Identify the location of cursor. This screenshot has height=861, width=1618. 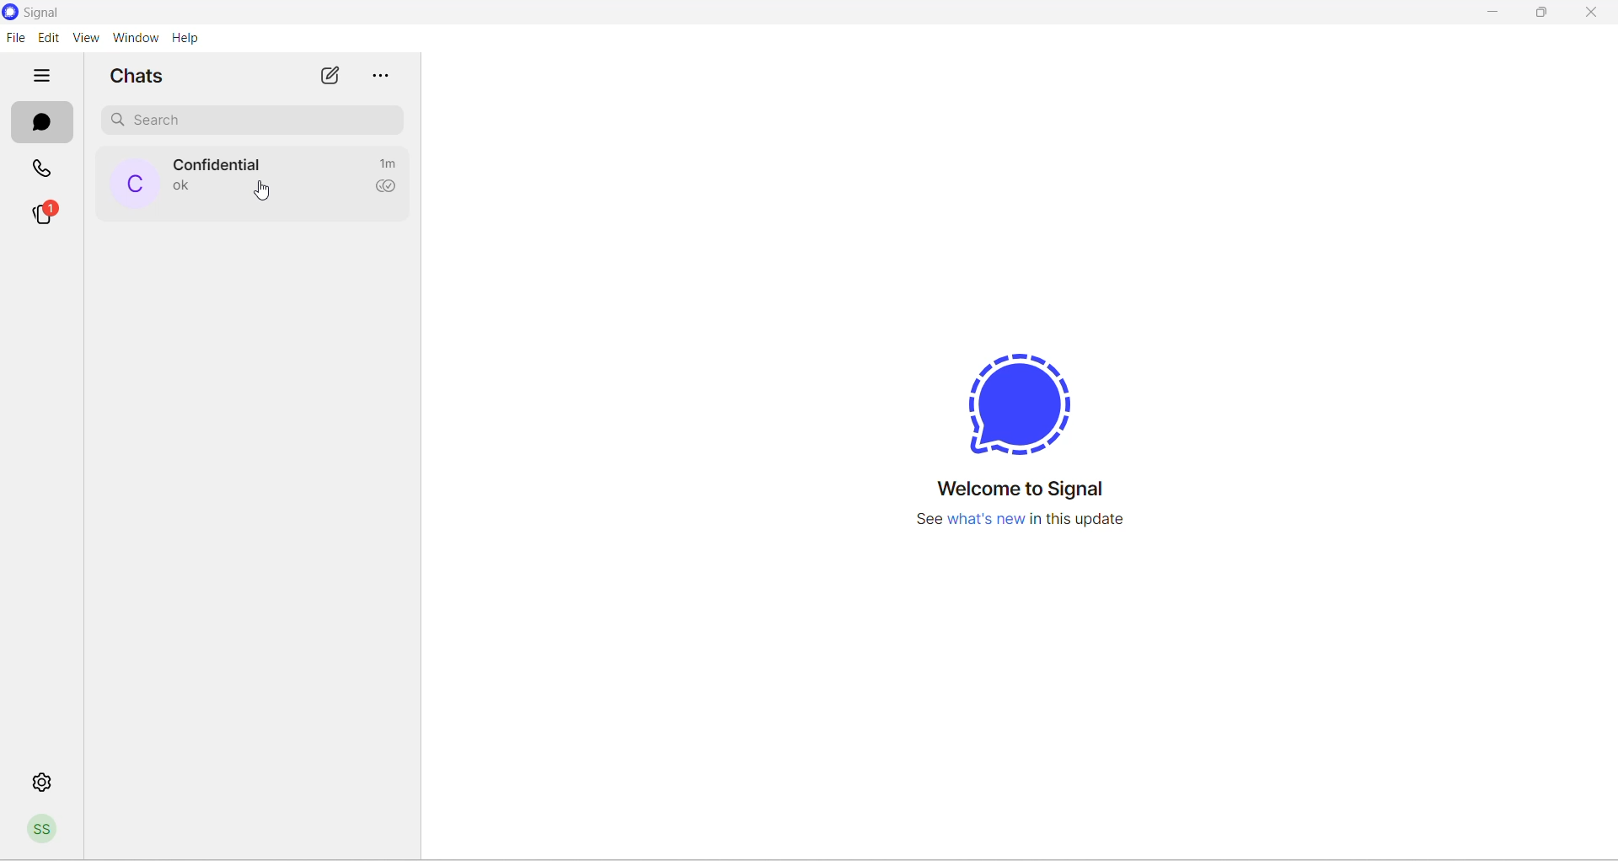
(269, 195).